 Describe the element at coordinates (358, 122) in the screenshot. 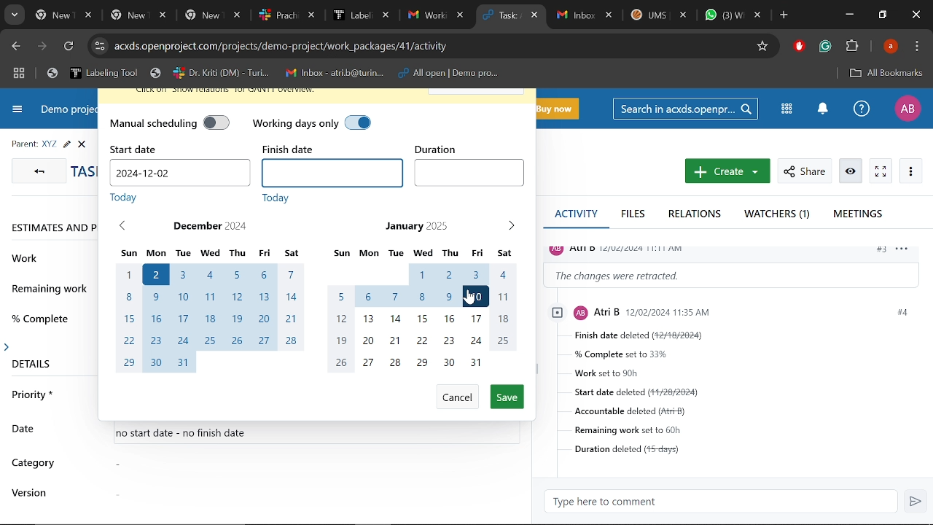

I see `working days only` at that location.